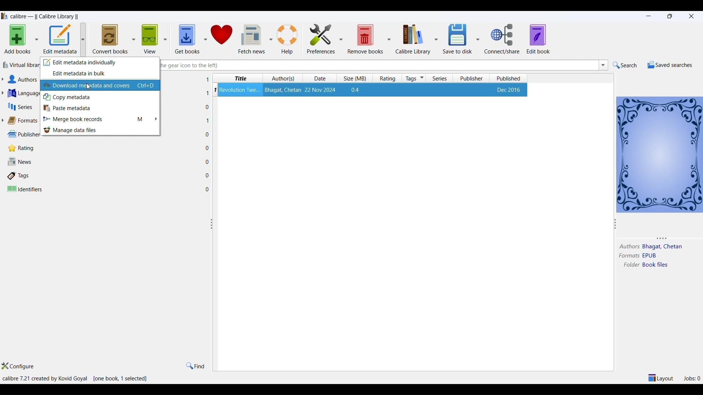 The image size is (703, 395). I want to click on publisher, so click(21, 134).